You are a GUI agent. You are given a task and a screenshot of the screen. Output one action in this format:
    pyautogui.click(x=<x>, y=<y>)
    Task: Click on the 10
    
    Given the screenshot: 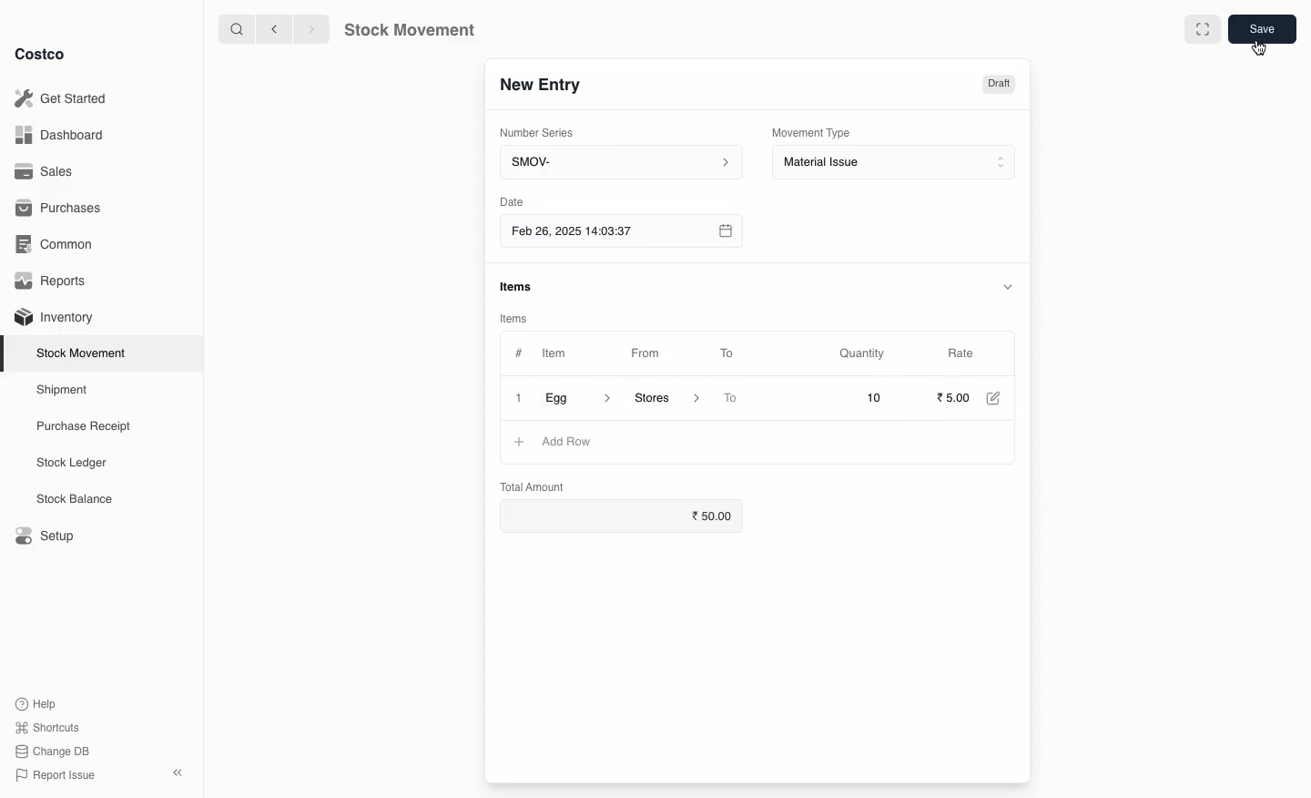 What is the action you would take?
    pyautogui.click(x=850, y=397)
    